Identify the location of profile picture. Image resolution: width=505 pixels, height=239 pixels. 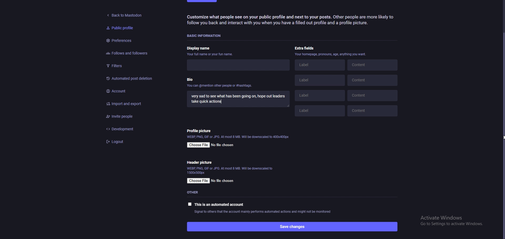
(200, 131).